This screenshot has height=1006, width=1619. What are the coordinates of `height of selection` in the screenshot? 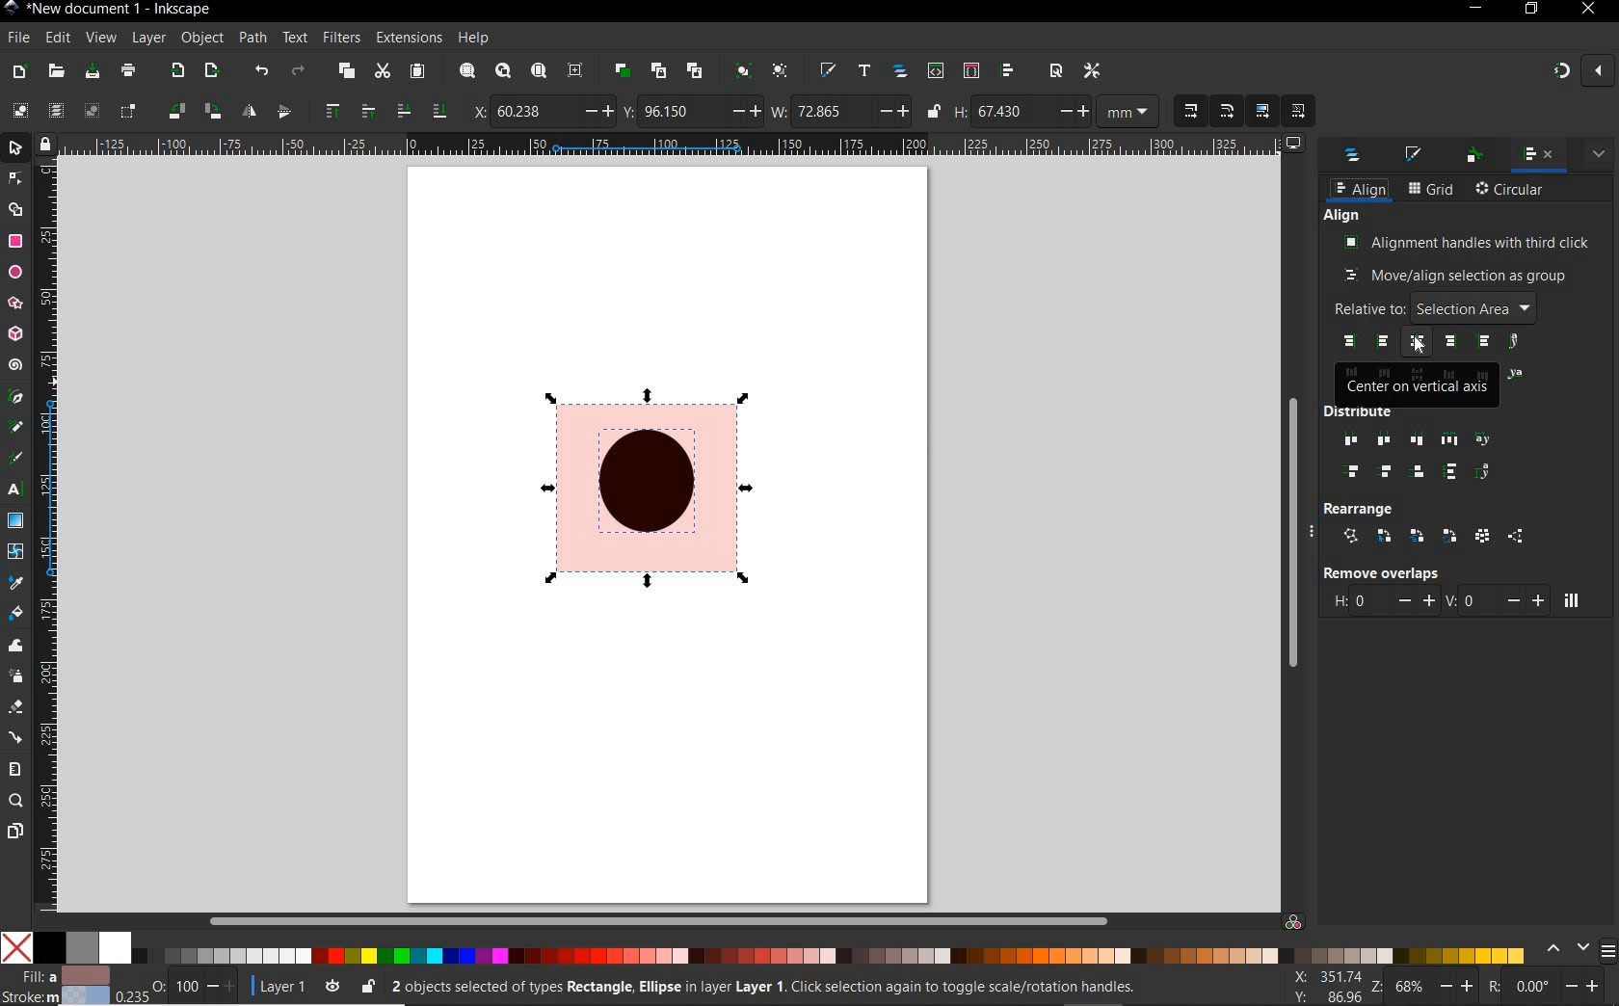 It's located at (1059, 112).